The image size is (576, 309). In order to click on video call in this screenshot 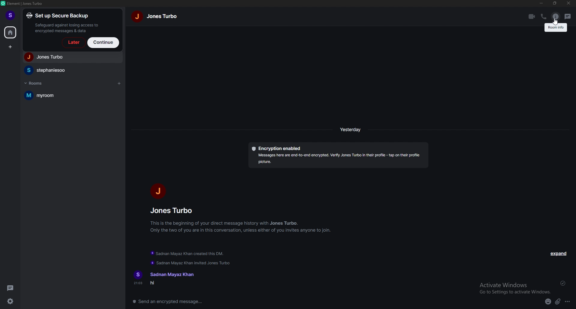, I will do `click(532, 16)`.